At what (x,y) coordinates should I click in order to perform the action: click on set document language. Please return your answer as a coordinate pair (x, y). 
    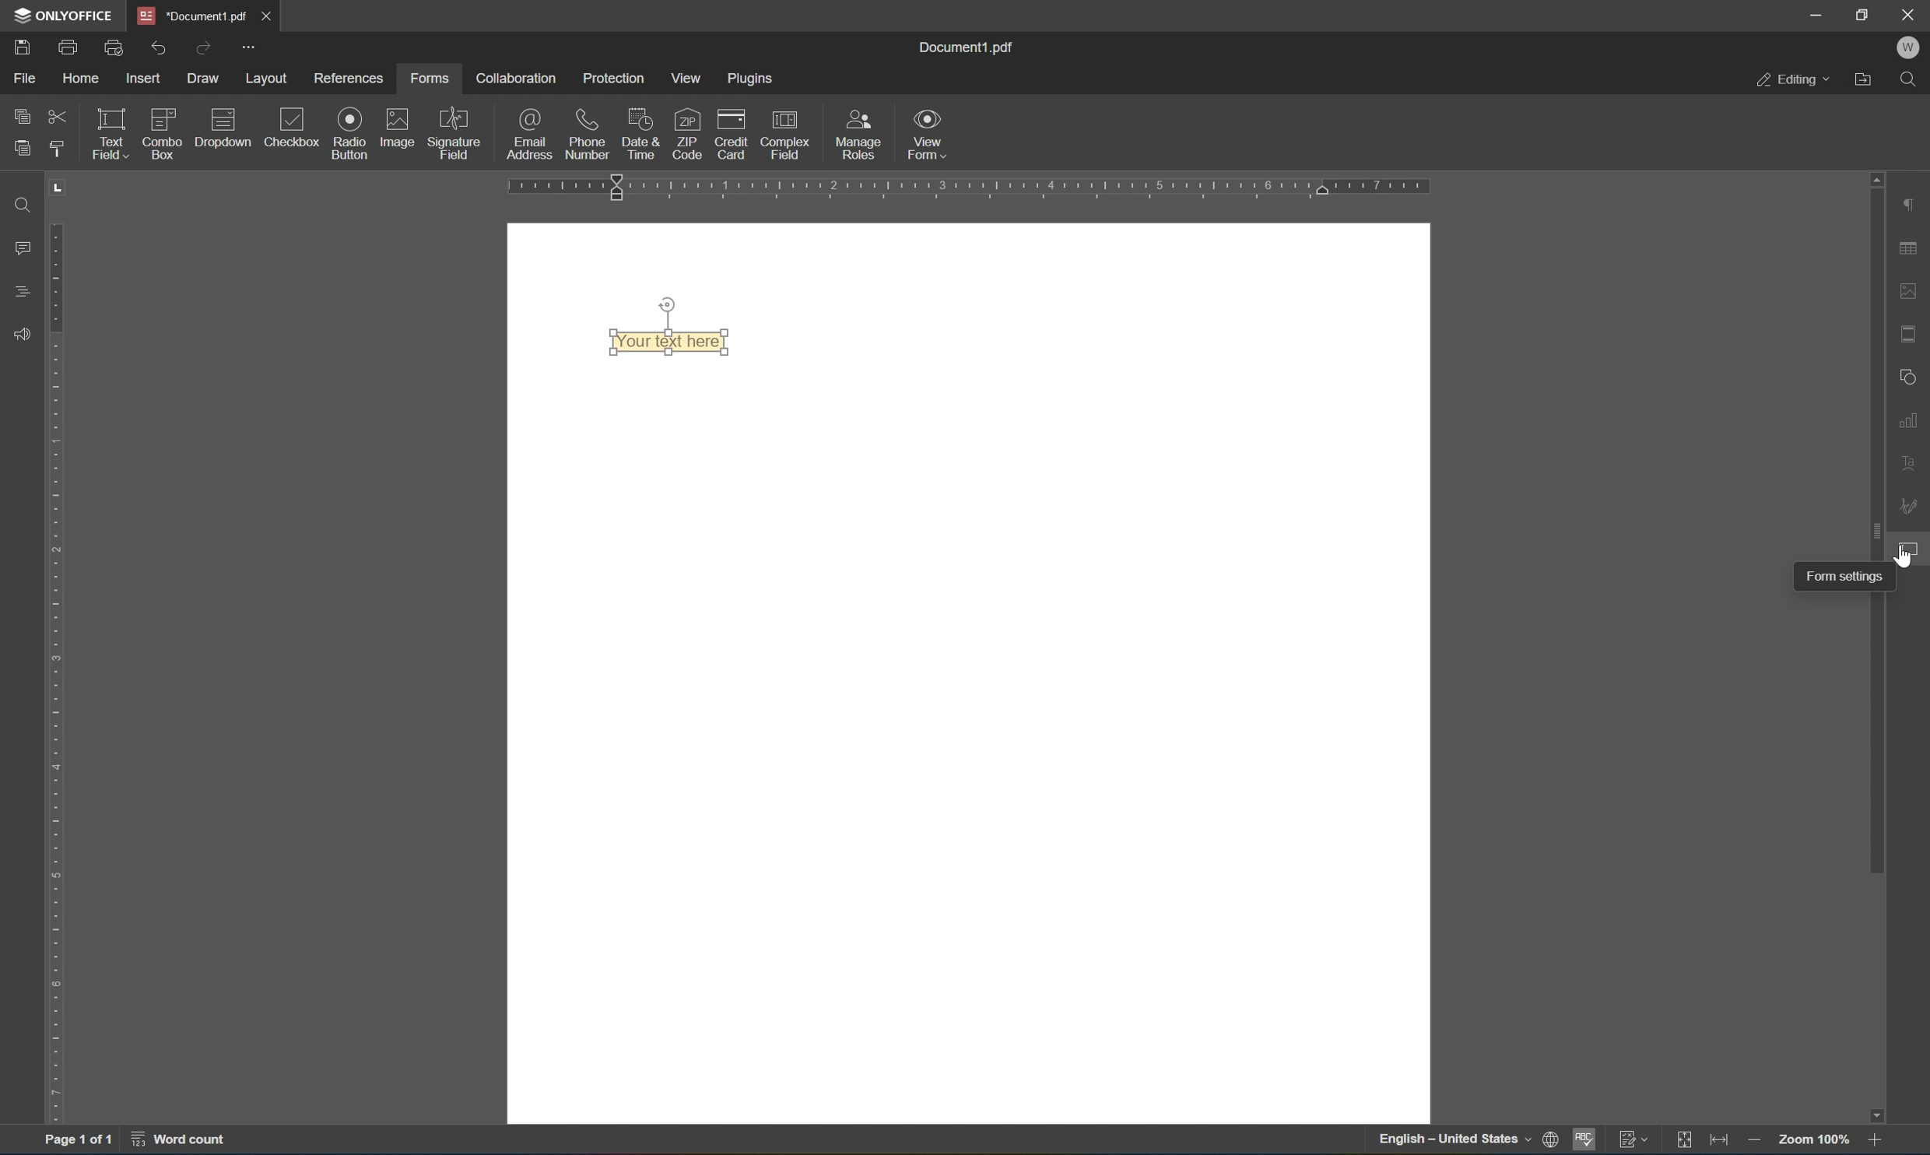
    Looking at the image, I should click on (1467, 1142).